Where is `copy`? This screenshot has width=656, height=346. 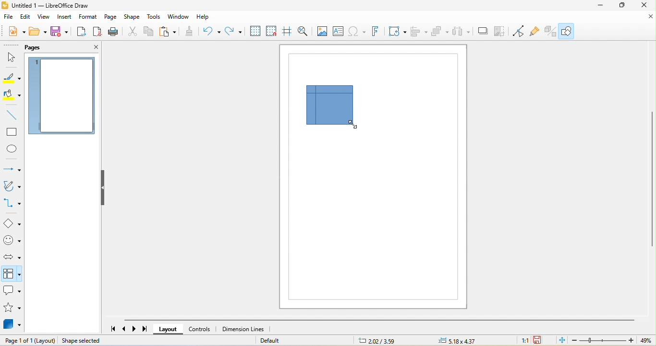
copy is located at coordinates (149, 33).